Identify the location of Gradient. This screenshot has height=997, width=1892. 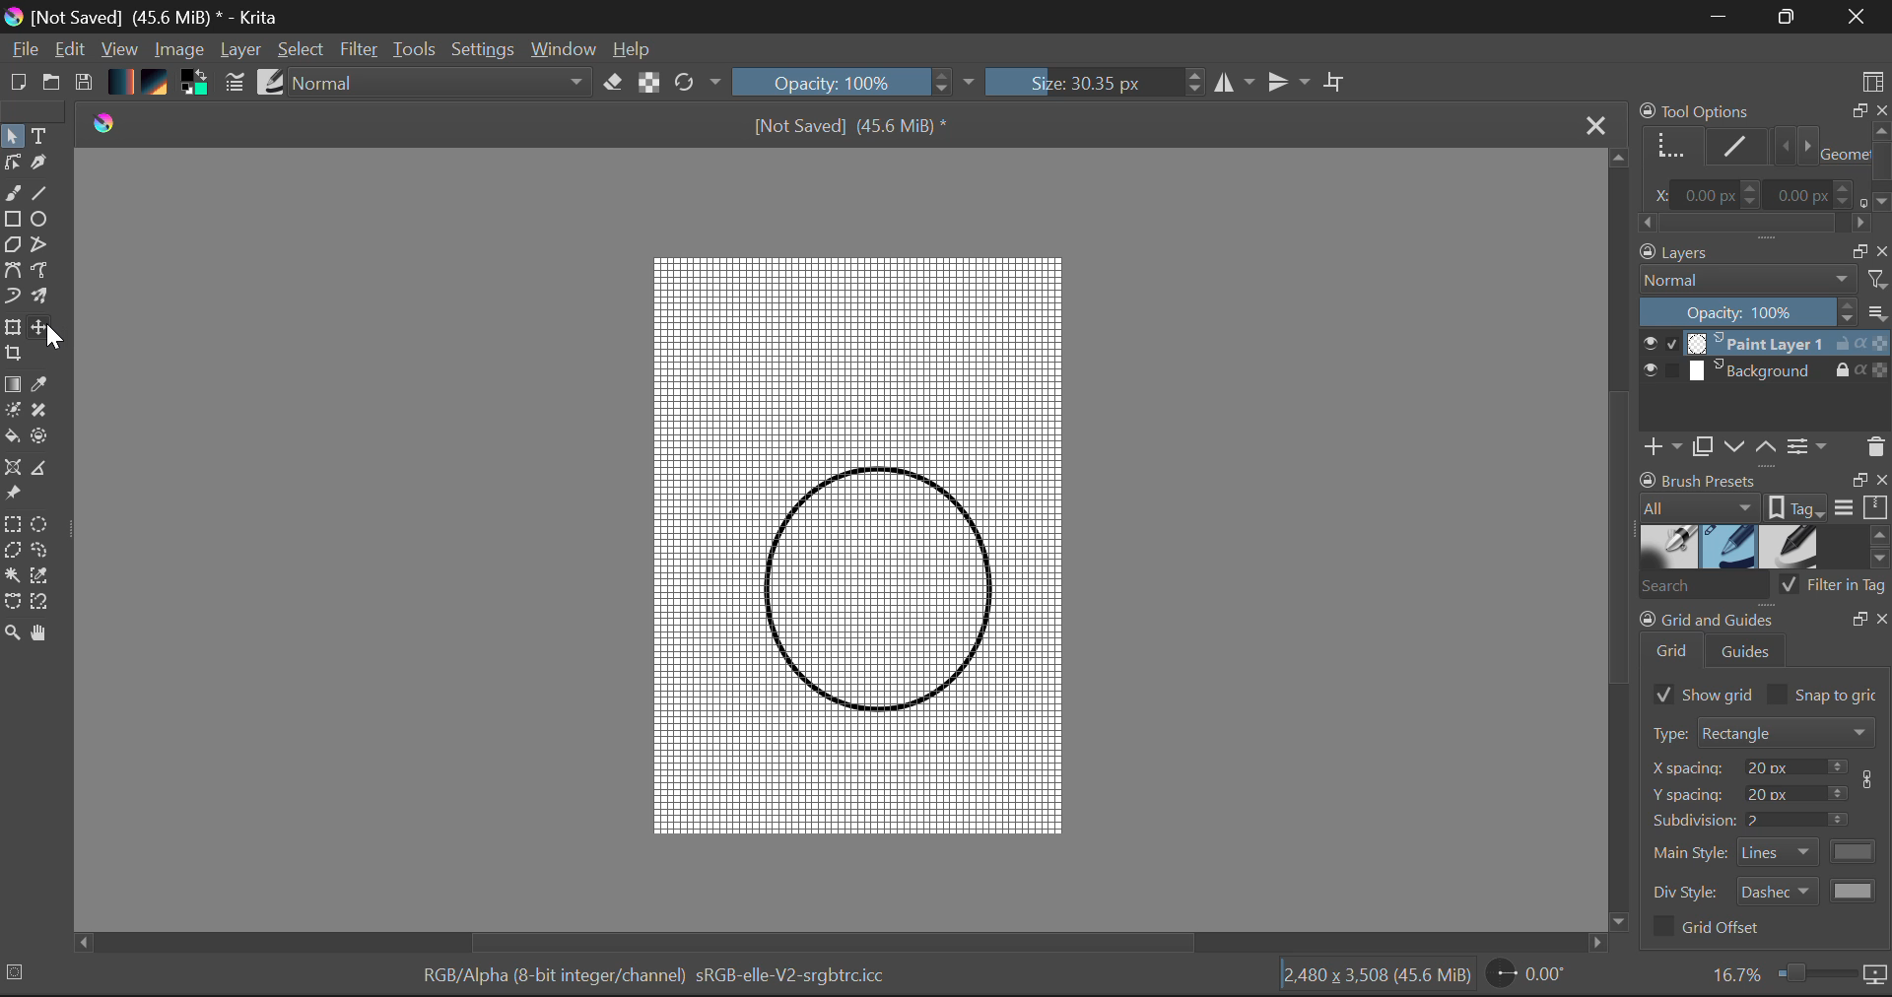
(122, 81).